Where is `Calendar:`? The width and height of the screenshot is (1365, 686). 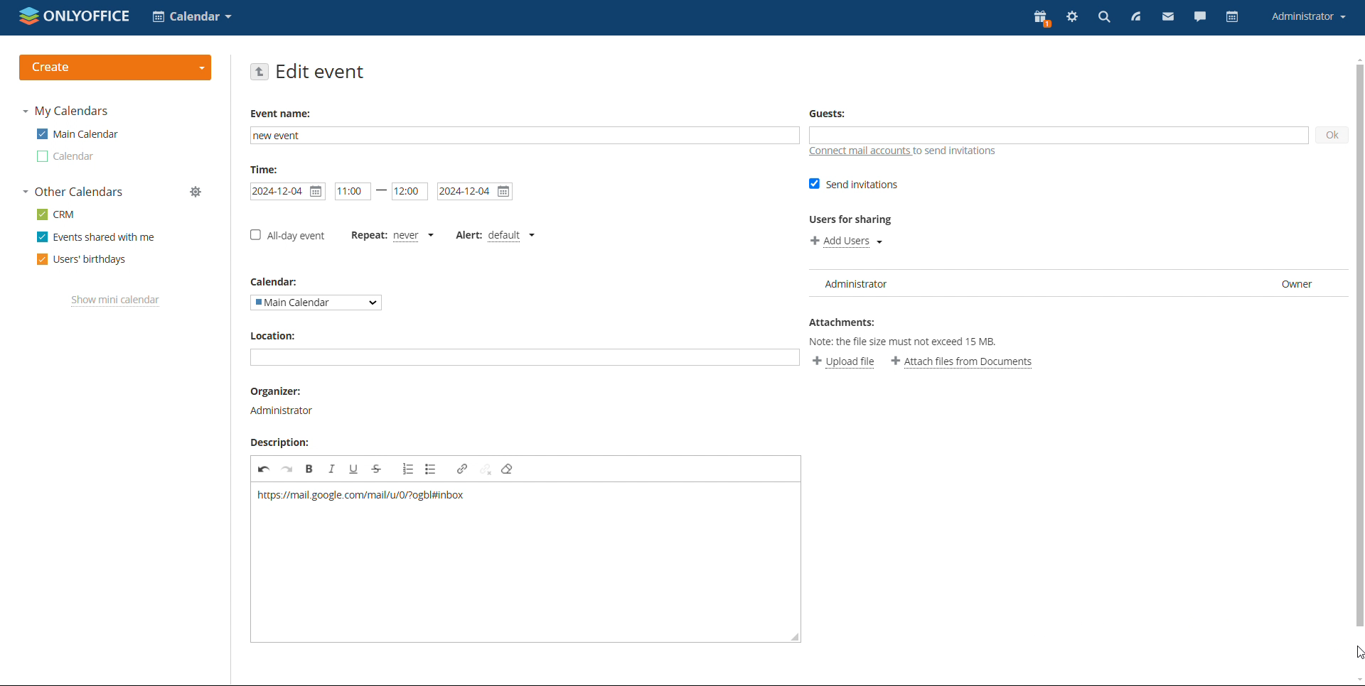 Calendar: is located at coordinates (282, 282).